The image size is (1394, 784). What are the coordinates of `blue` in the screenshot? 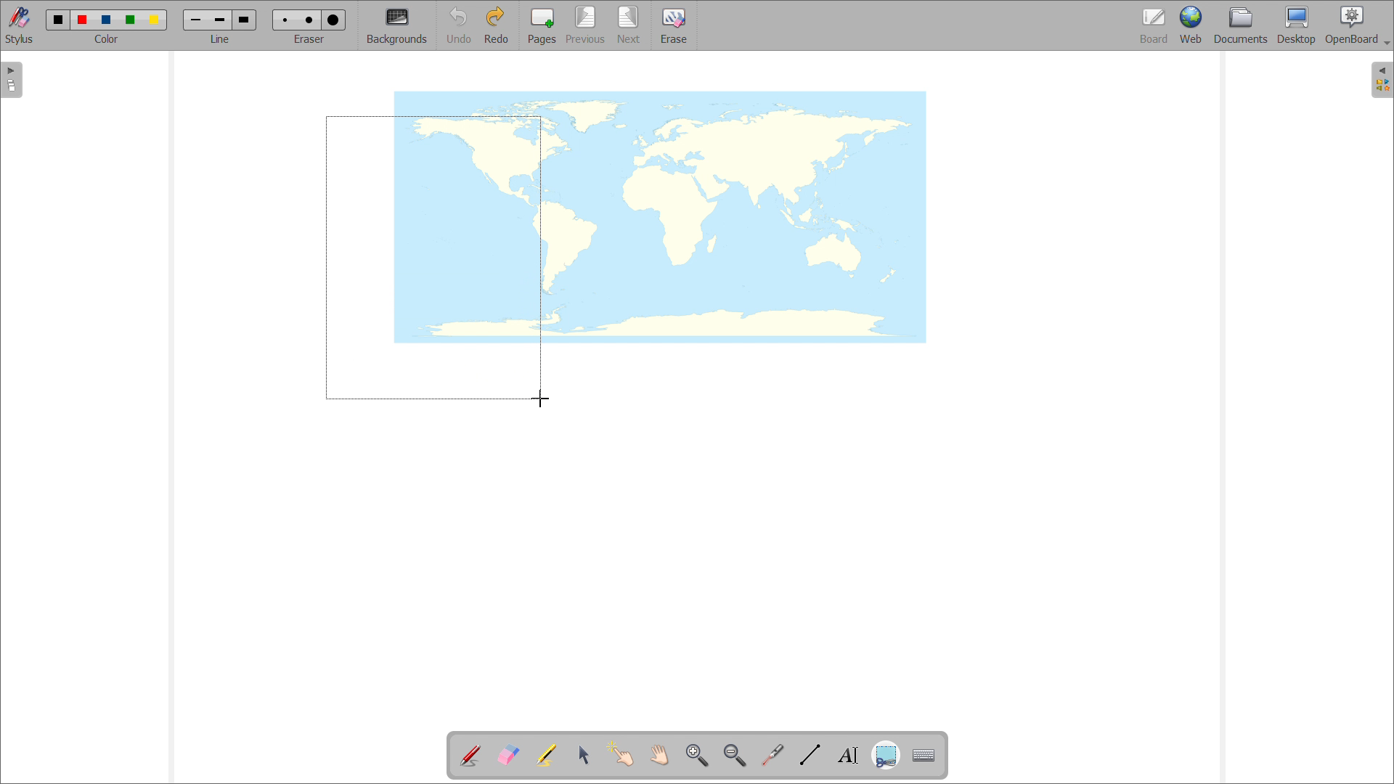 It's located at (107, 20).